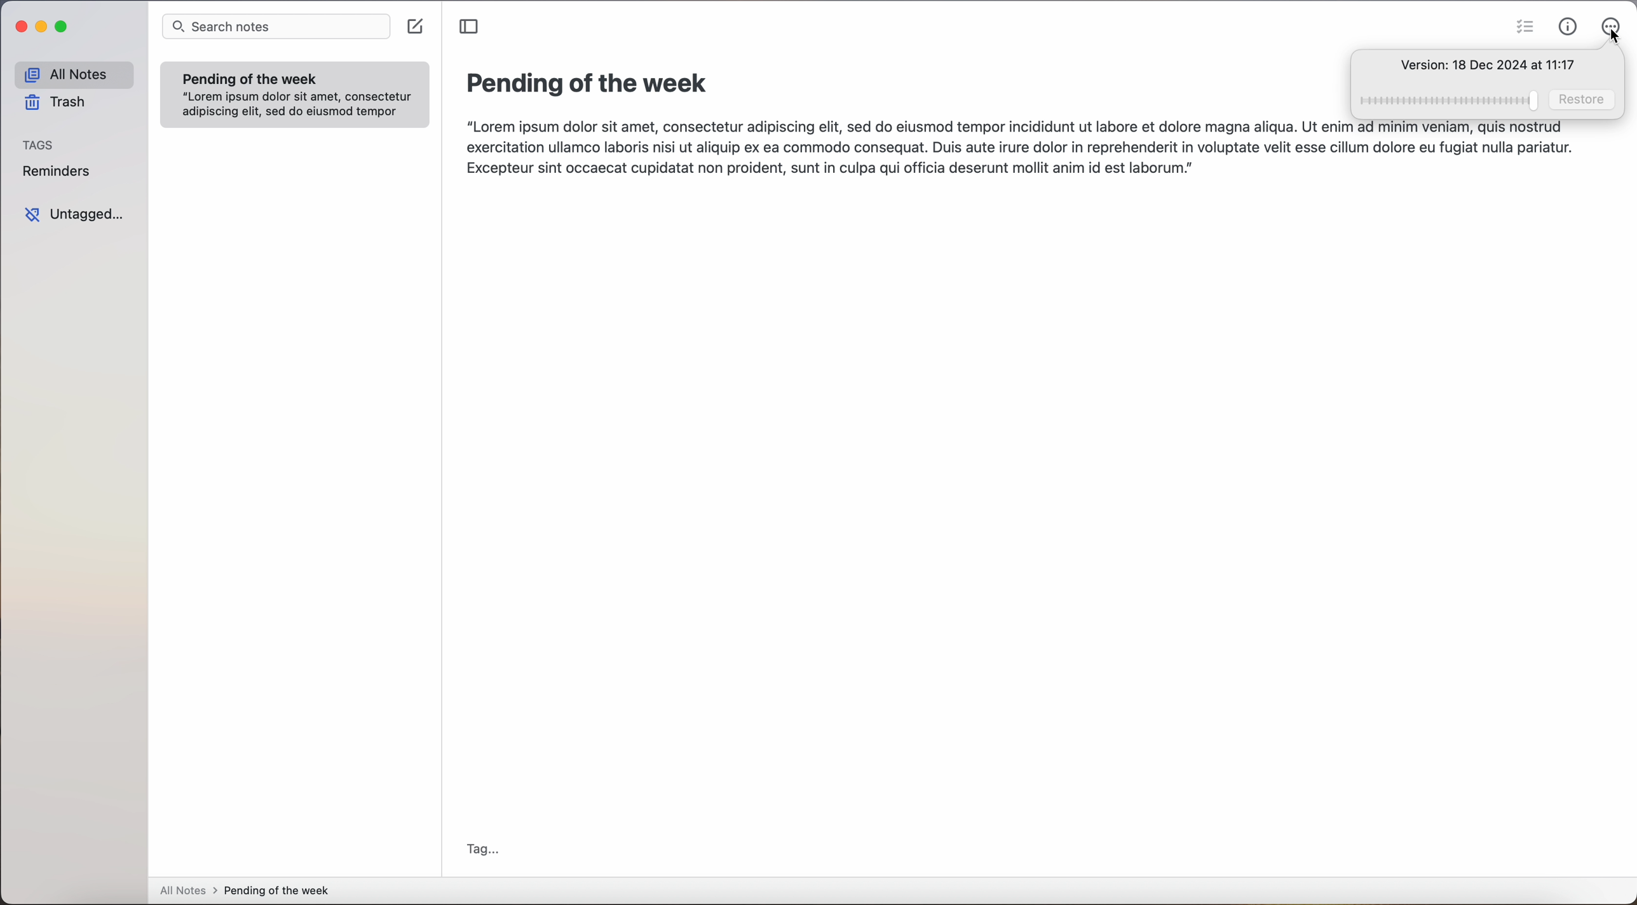  I want to click on all notes > Pending of the week, so click(248, 893).